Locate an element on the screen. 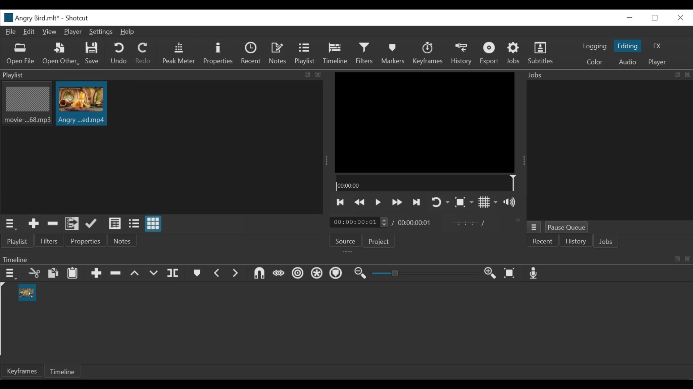 This screenshot has width=693, height=389. Timeline is located at coordinates (335, 54).